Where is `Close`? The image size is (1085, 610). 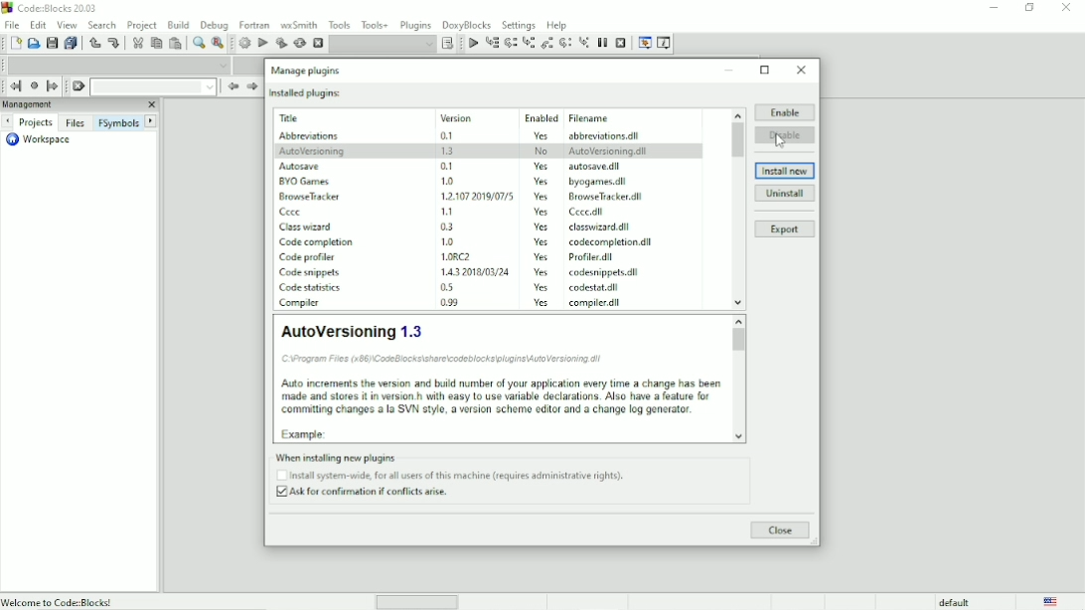 Close is located at coordinates (802, 70).